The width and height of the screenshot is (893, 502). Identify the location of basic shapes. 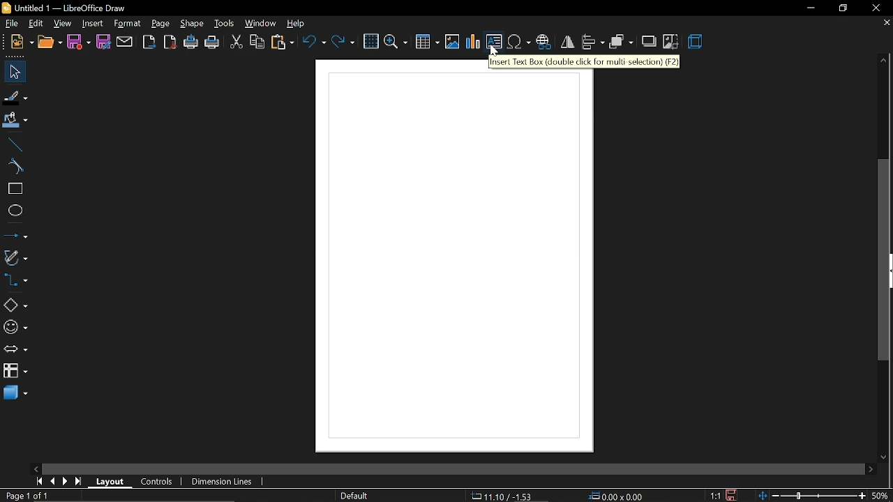
(15, 305).